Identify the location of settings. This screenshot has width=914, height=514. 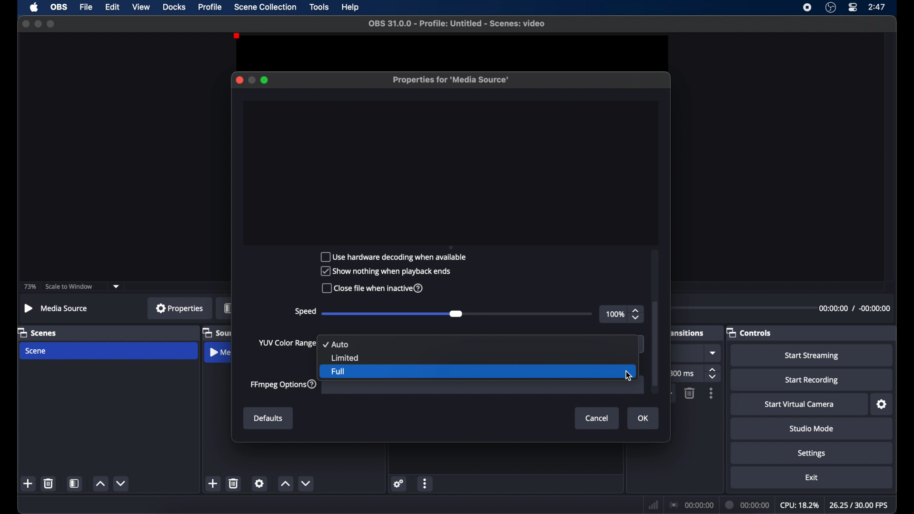
(259, 483).